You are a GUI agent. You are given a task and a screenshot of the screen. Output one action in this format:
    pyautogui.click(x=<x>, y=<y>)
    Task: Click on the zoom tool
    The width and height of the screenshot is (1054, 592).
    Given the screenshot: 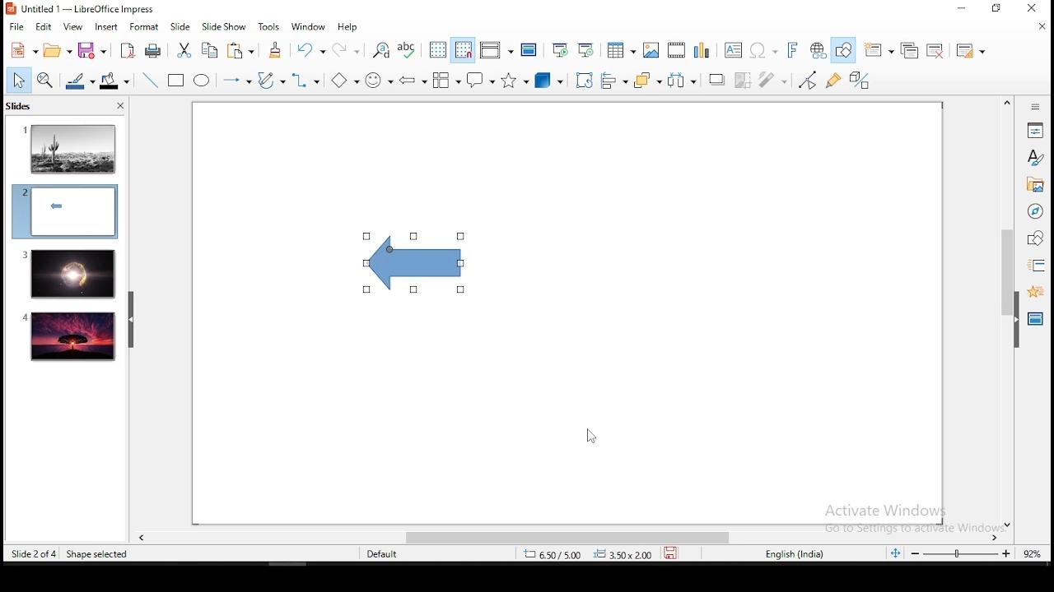 What is the action you would take?
    pyautogui.click(x=45, y=81)
    